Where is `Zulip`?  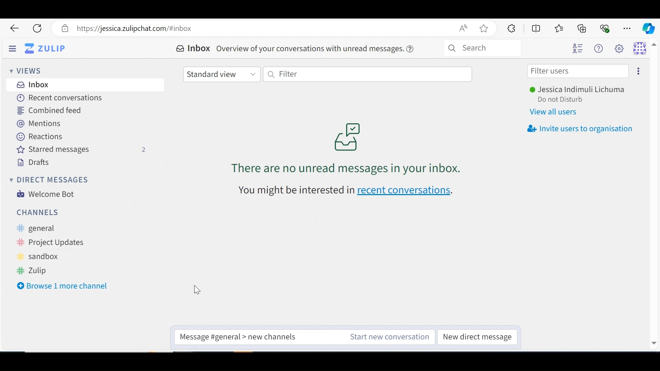
Zulip is located at coordinates (50, 270).